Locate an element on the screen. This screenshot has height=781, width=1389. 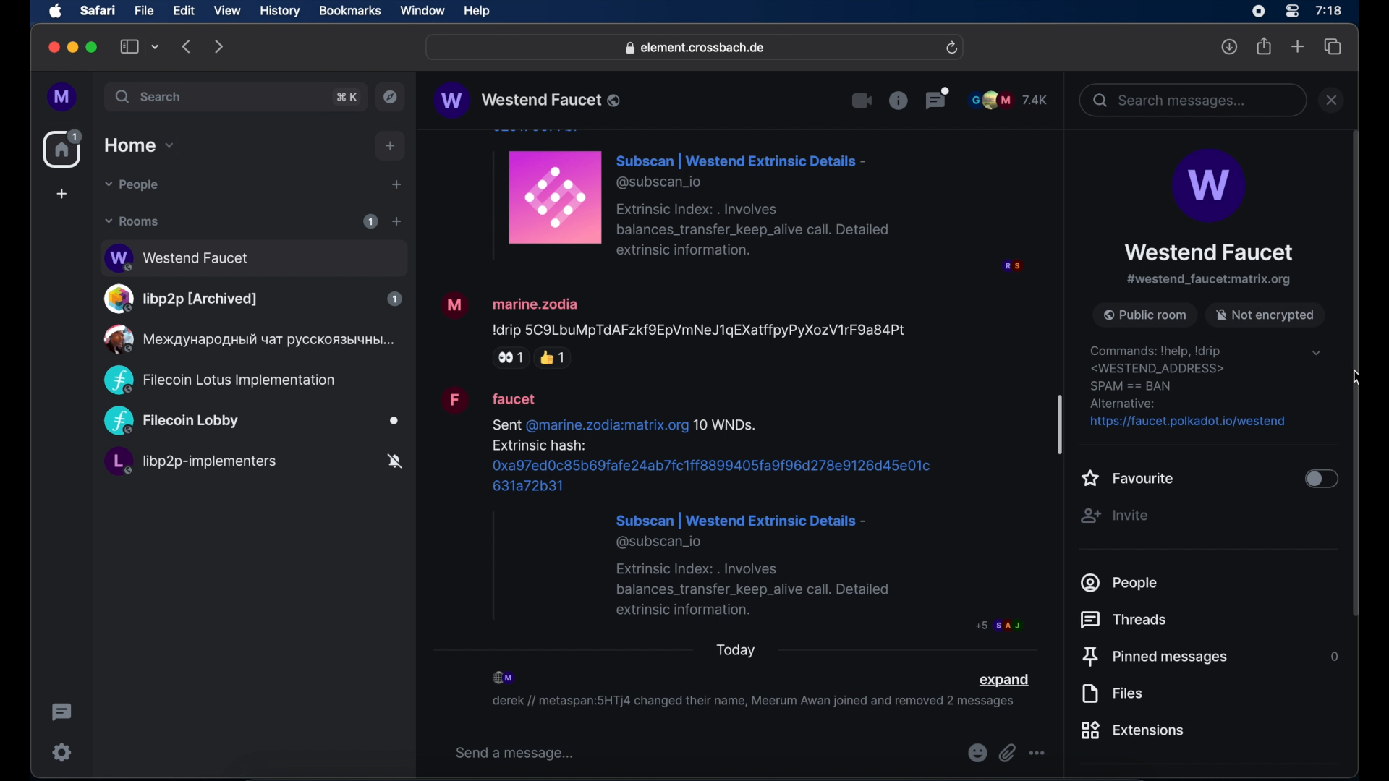
time is located at coordinates (1328, 10).